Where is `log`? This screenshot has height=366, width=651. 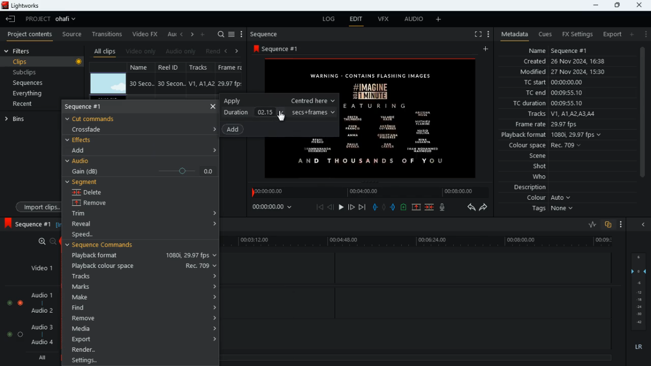 log is located at coordinates (327, 19).